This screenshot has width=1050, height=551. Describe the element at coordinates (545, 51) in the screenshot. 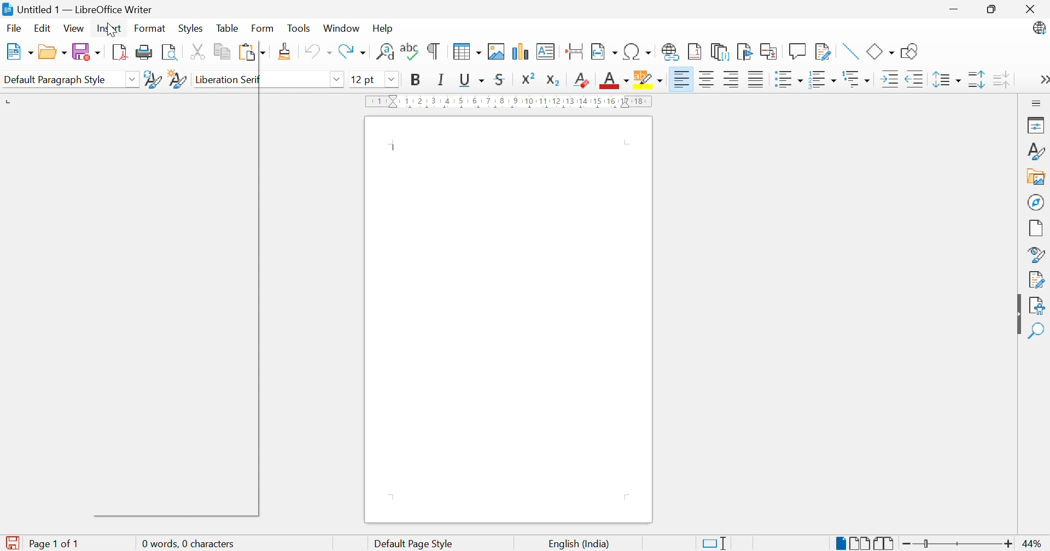

I see `Insert textbox` at that location.